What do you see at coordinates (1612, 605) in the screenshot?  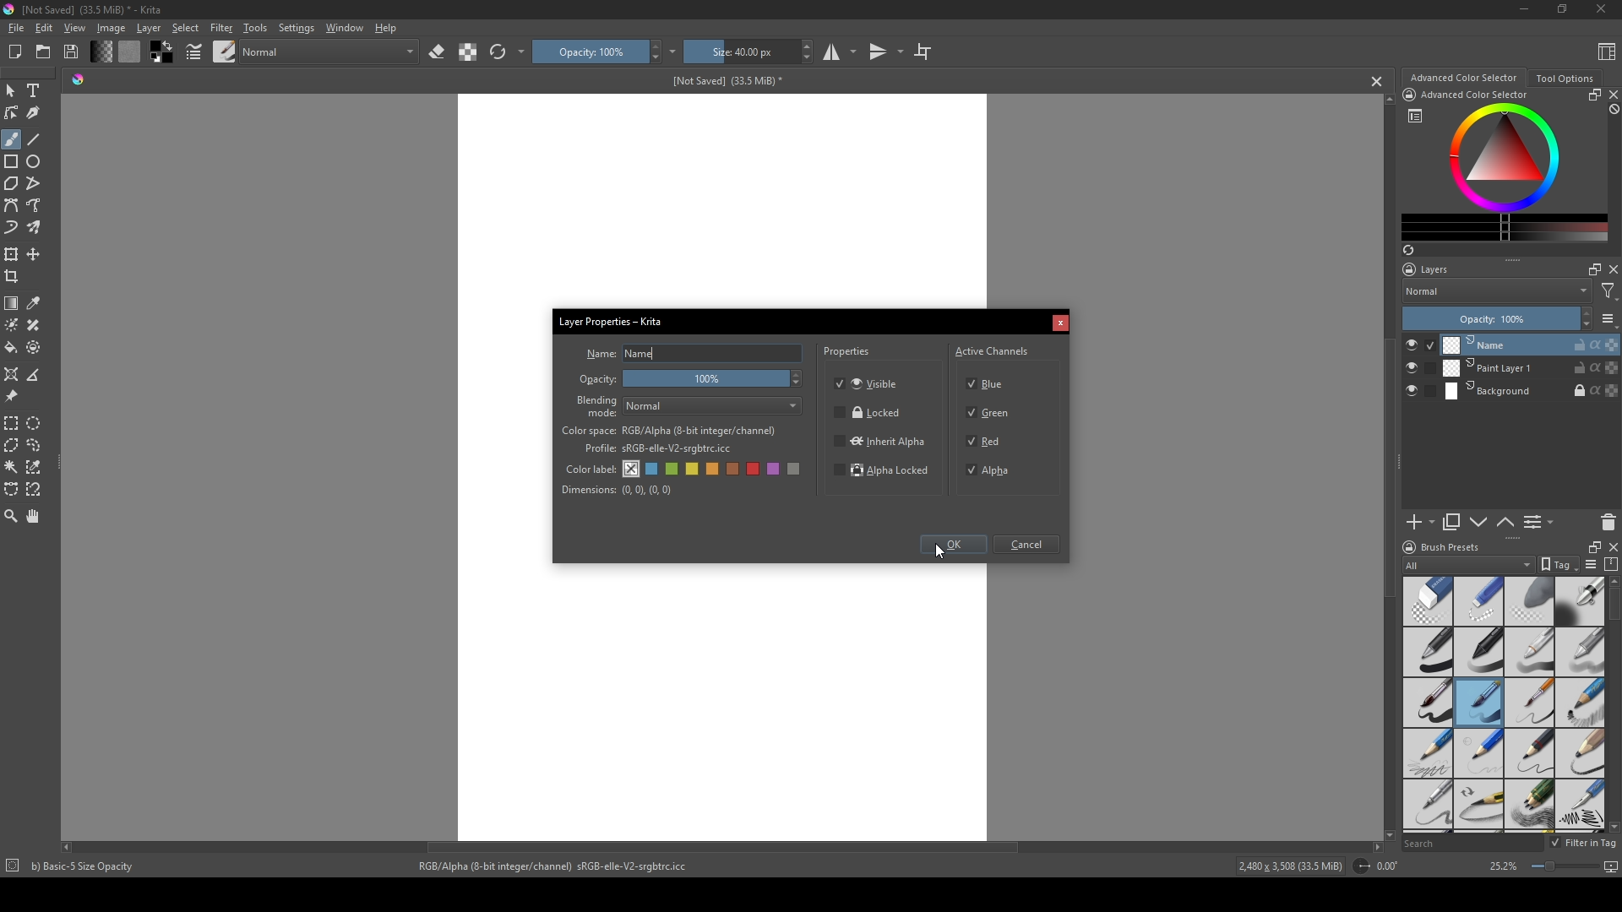 I see `scroll bar` at bounding box center [1612, 605].